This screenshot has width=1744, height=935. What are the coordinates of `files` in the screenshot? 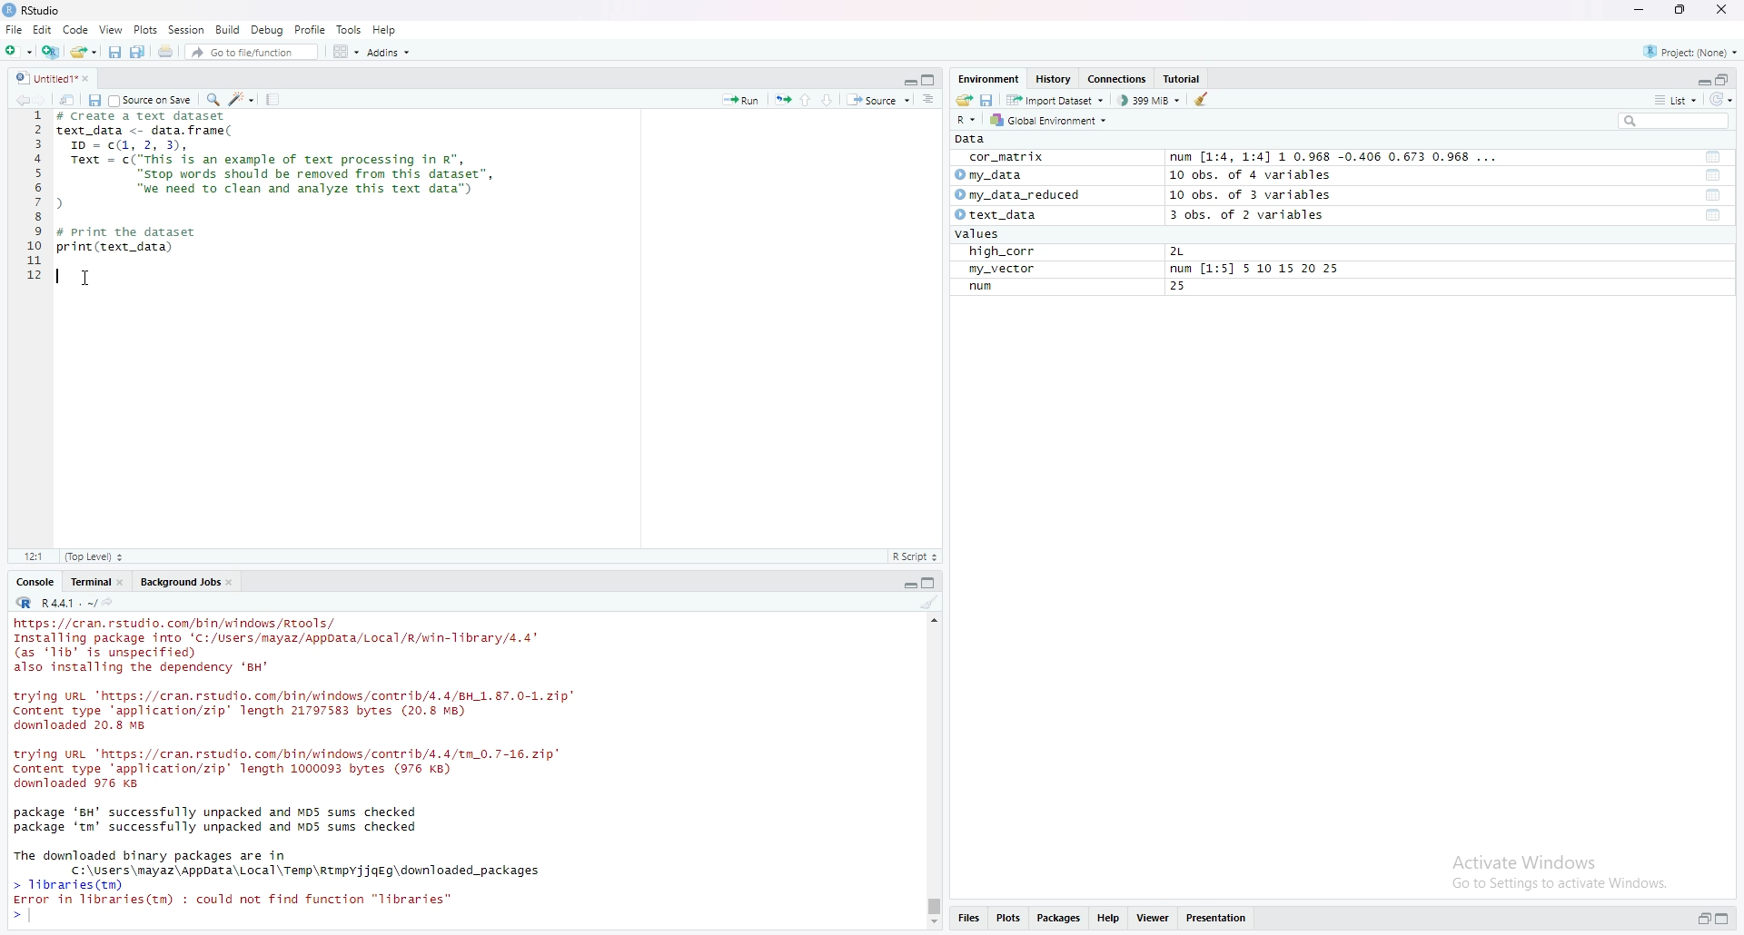 It's located at (969, 919).